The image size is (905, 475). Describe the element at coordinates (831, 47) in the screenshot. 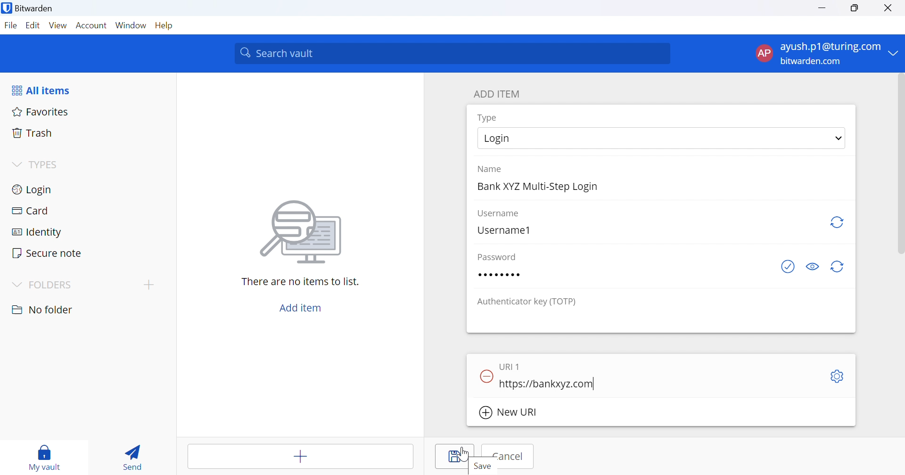

I see `ayush.p1@turing.com` at that location.